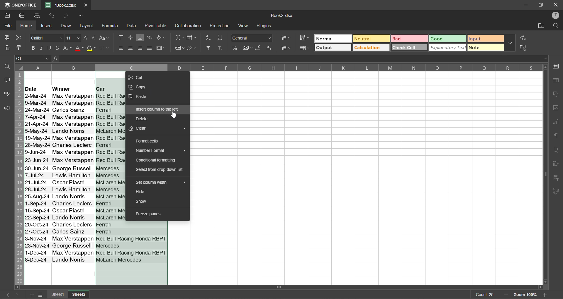 The height and width of the screenshot is (299, 563). What do you see at coordinates (251, 38) in the screenshot?
I see `number format ` at bounding box center [251, 38].